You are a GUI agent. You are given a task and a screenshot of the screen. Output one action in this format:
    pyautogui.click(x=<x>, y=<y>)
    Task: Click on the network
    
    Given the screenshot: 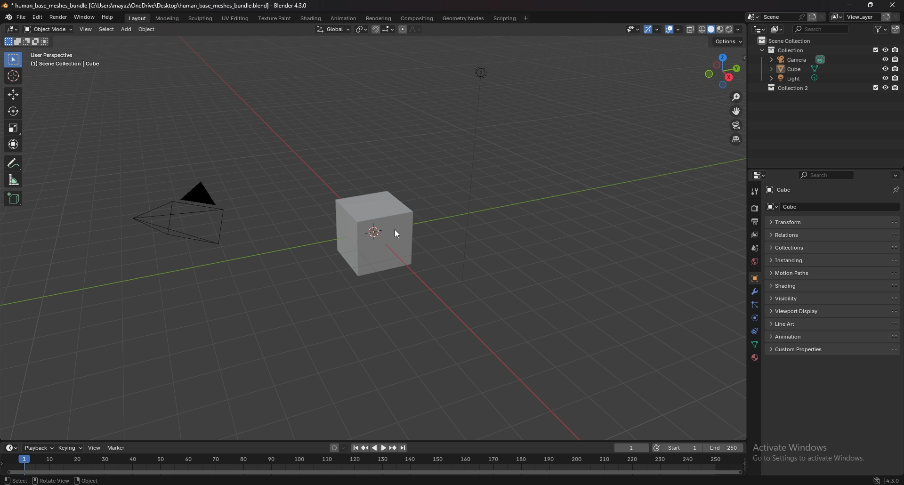 What is the action you would take?
    pyautogui.click(x=879, y=479)
    